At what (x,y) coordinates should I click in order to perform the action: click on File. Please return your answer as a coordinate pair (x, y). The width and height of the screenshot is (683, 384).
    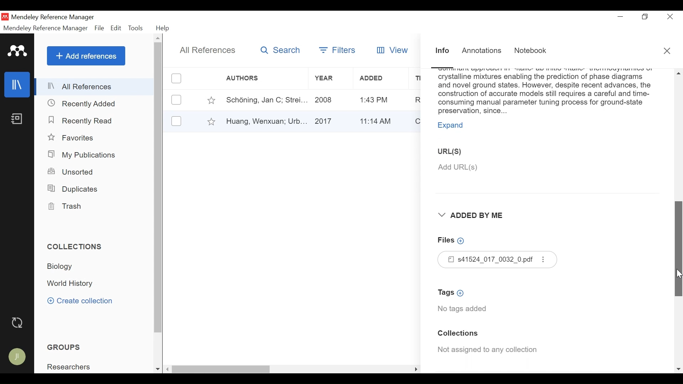
    Looking at the image, I should click on (99, 28).